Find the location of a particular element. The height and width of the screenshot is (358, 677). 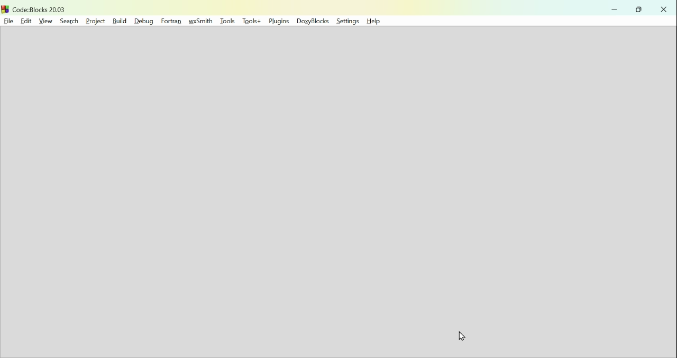

View is located at coordinates (45, 21).